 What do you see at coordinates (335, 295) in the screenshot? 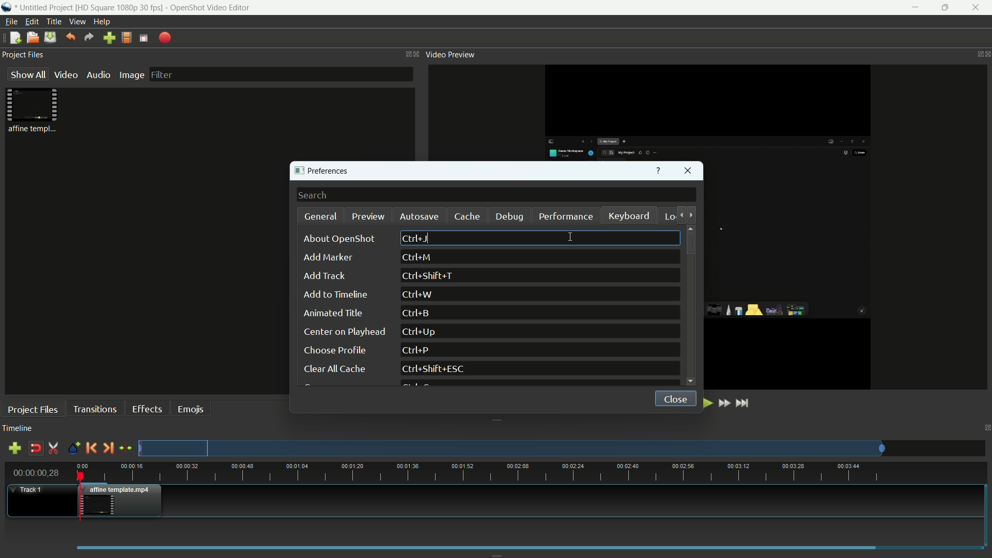
I see `add to timeline` at bounding box center [335, 295].